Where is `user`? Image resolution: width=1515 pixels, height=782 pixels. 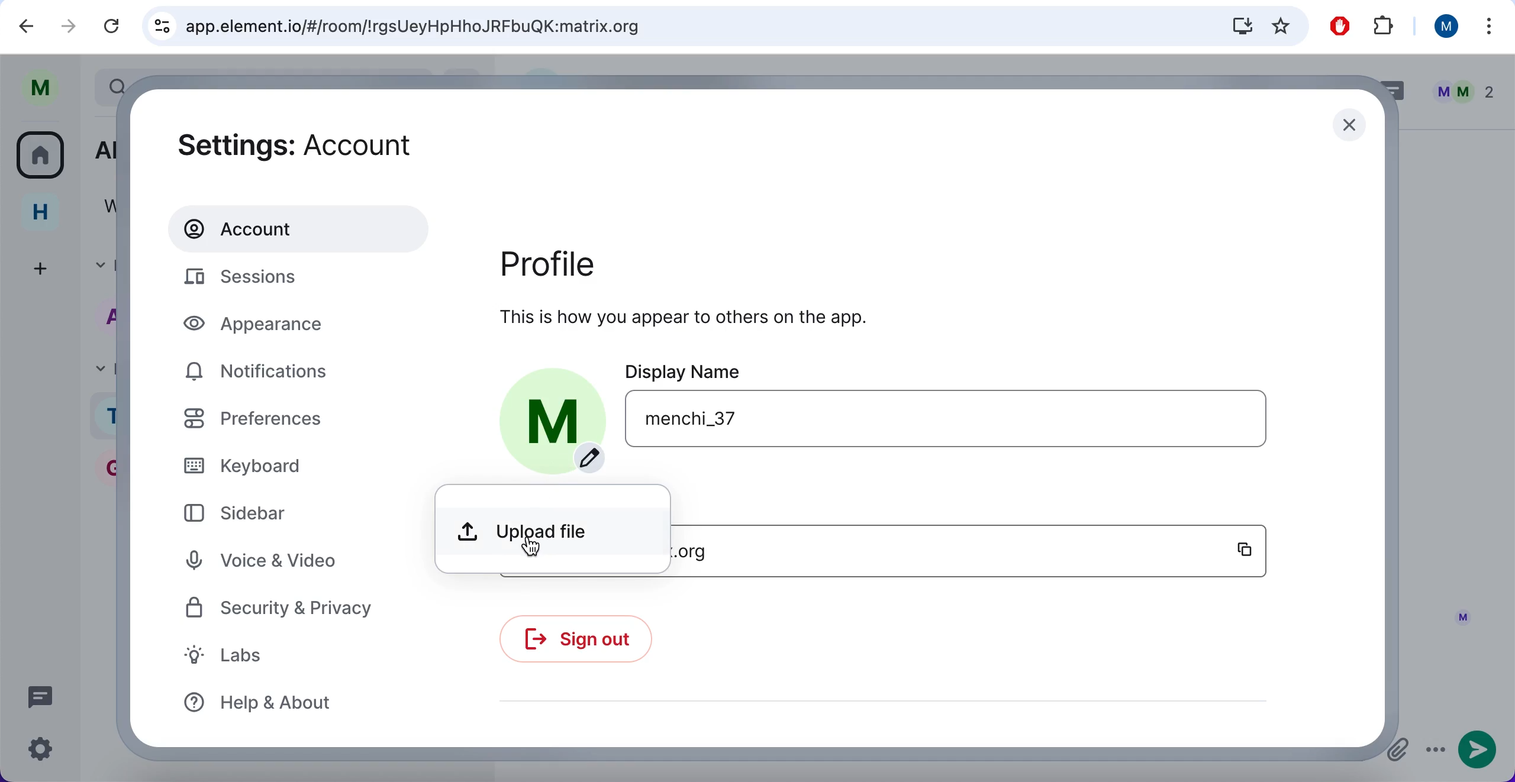 user is located at coordinates (40, 85).